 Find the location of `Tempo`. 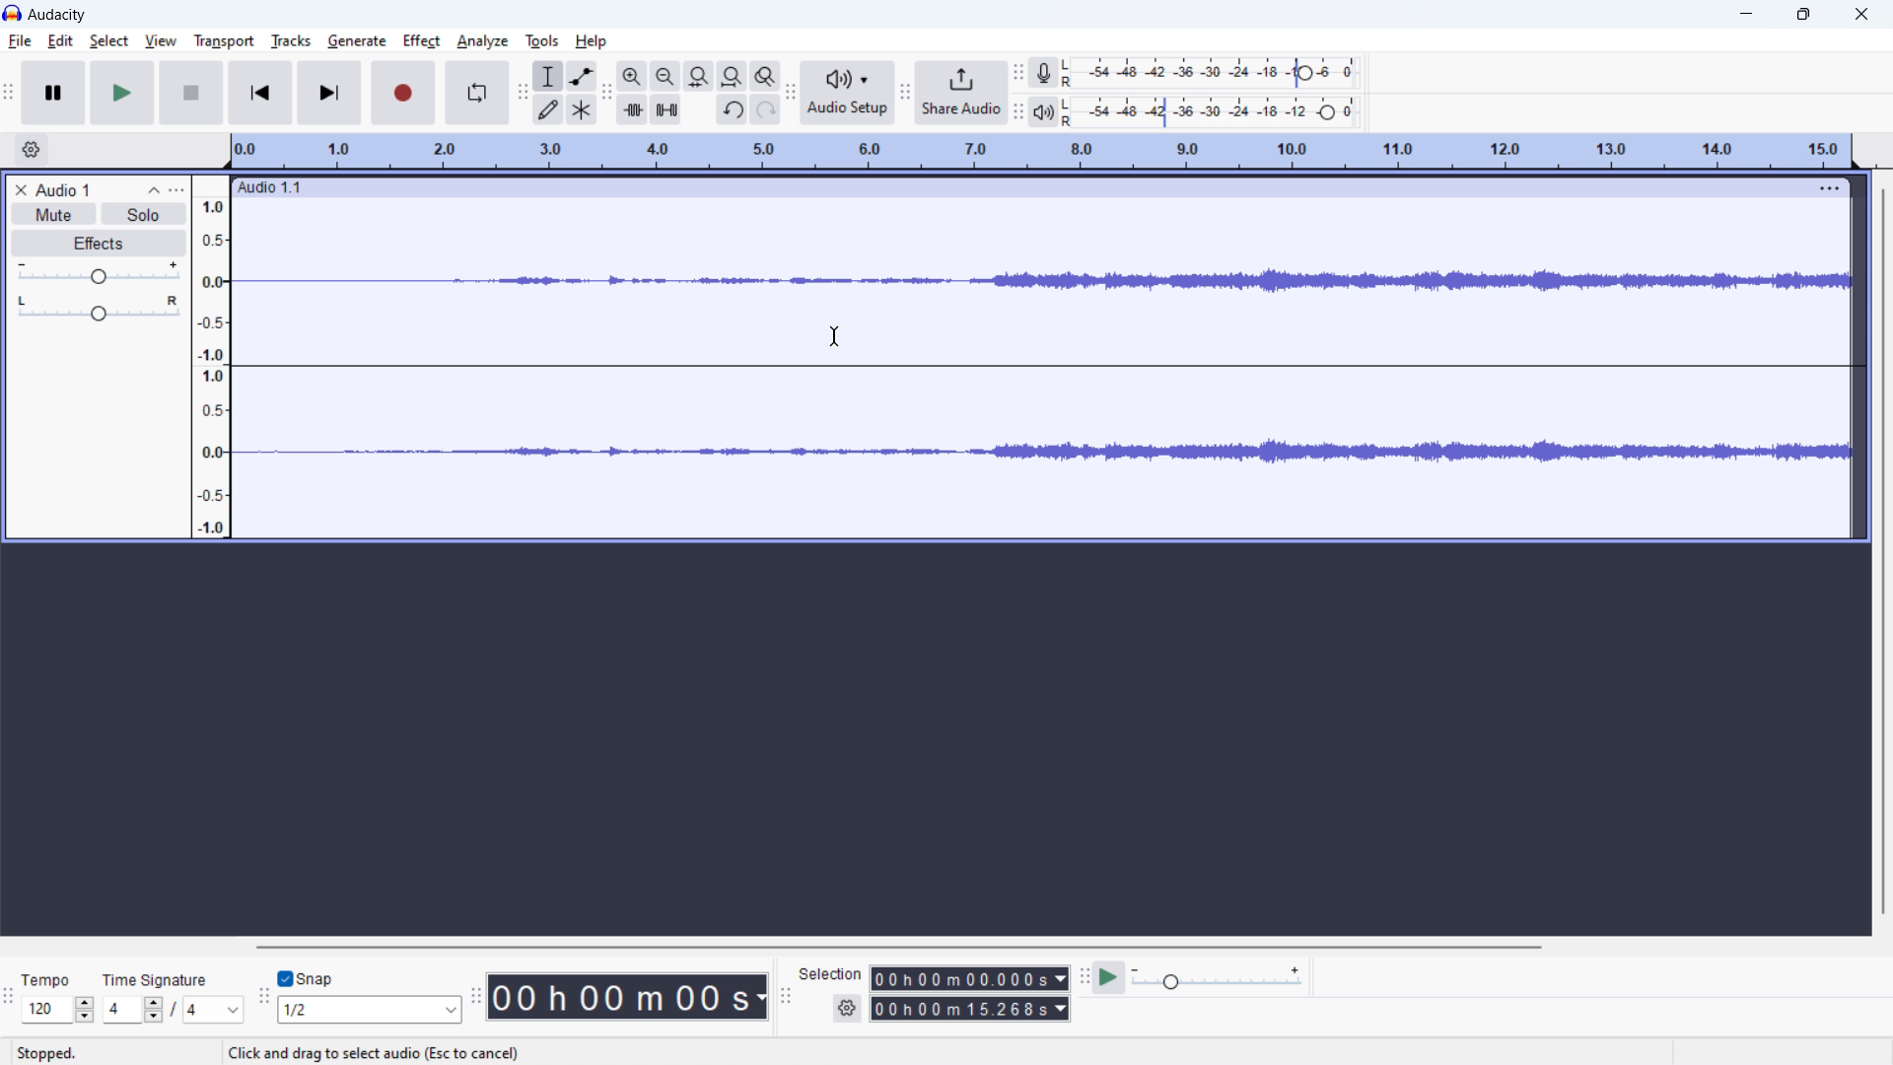

Tempo is located at coordinates (57, 980).